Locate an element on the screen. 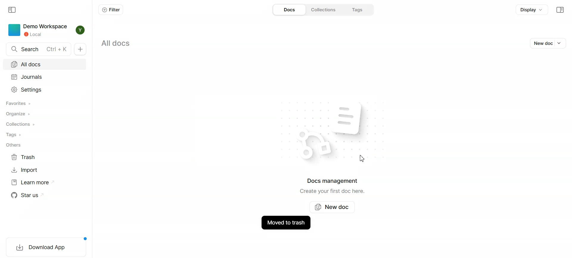  New Doc is located at coordinates (80, 49).